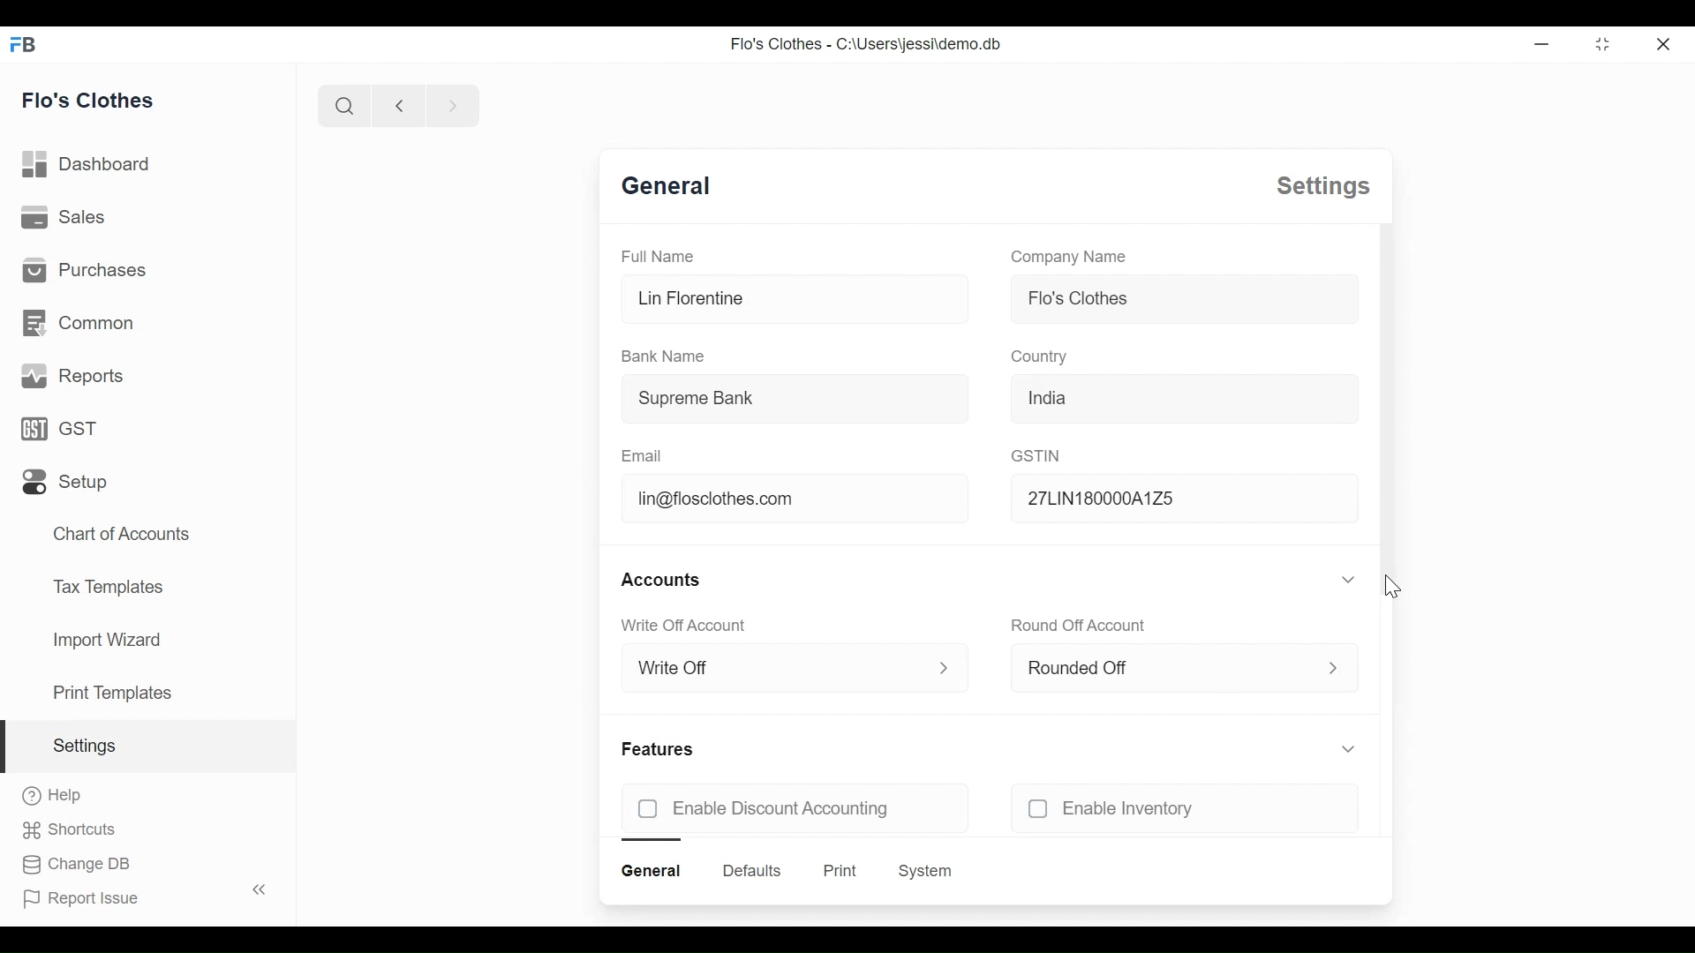 This screenshot has width=1695, height=953. What do you see at coordinates (838, 871) in the screenshot?
I see `Print` at bounding box center [838, 871].